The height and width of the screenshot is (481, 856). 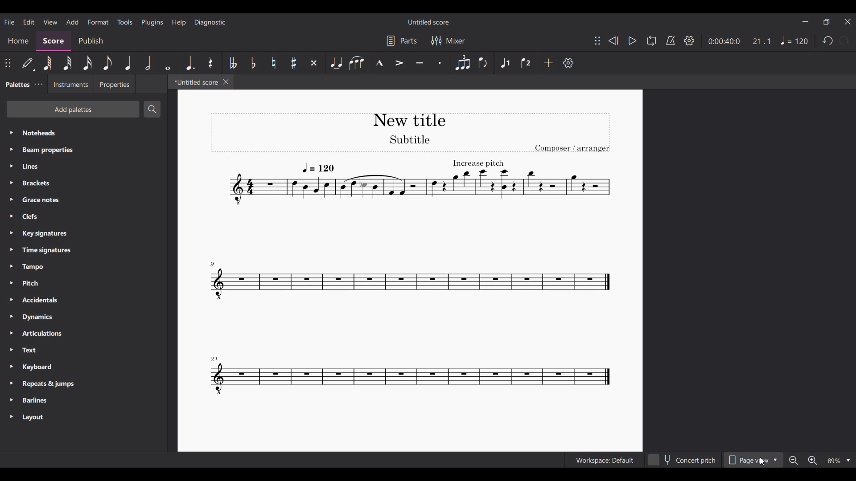 What do you see at coordinates (548, 63) in the screenshot?
I see `Add` at bounding box center [548, 63].